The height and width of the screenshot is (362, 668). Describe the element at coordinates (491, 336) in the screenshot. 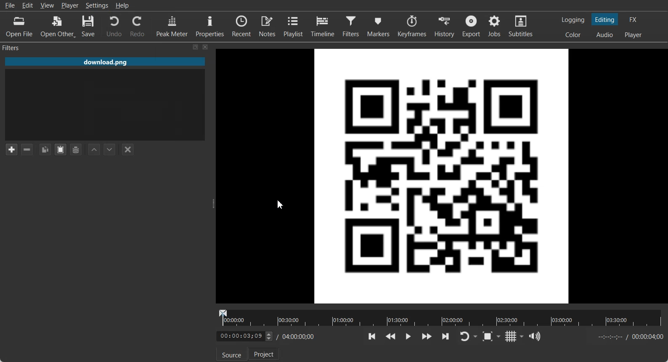

I see `Toggle zoom` at that location.